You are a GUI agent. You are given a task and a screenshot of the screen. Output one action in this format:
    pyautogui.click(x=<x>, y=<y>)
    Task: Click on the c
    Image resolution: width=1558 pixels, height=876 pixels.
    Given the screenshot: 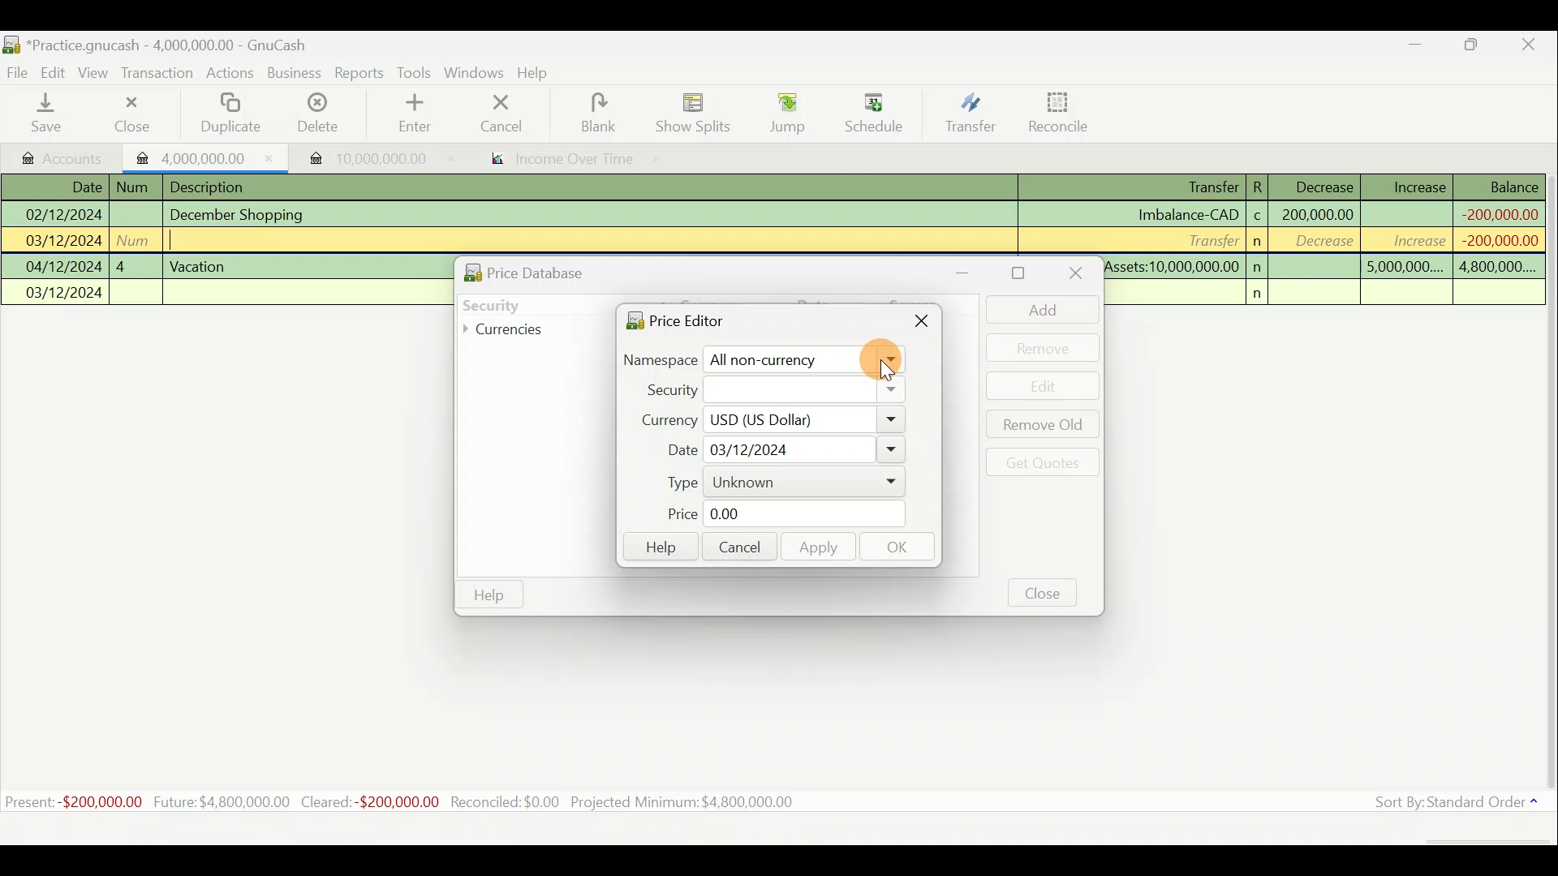 What is the action you would take?
    pyautogui.click(x=1258, y=217)
    